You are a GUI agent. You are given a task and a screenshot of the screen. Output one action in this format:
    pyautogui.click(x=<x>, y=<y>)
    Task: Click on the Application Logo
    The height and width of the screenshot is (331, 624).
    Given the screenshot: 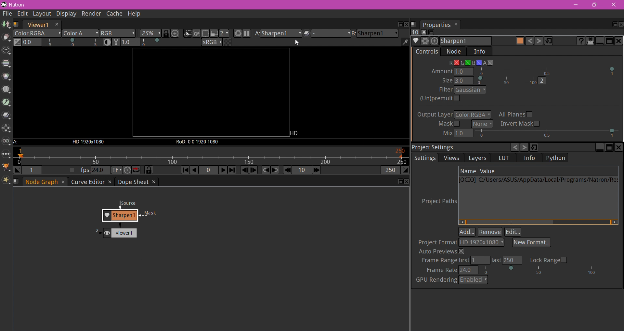 What is the action you would take?
    pyautogui.click(x=4, y=5)
    